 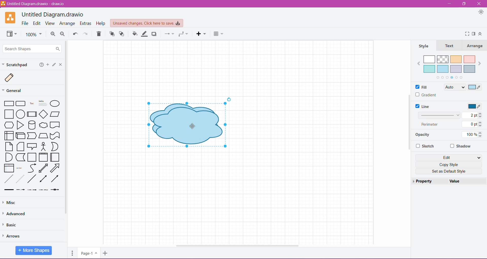 I want to click on To Front, so click(x=112, y=34).